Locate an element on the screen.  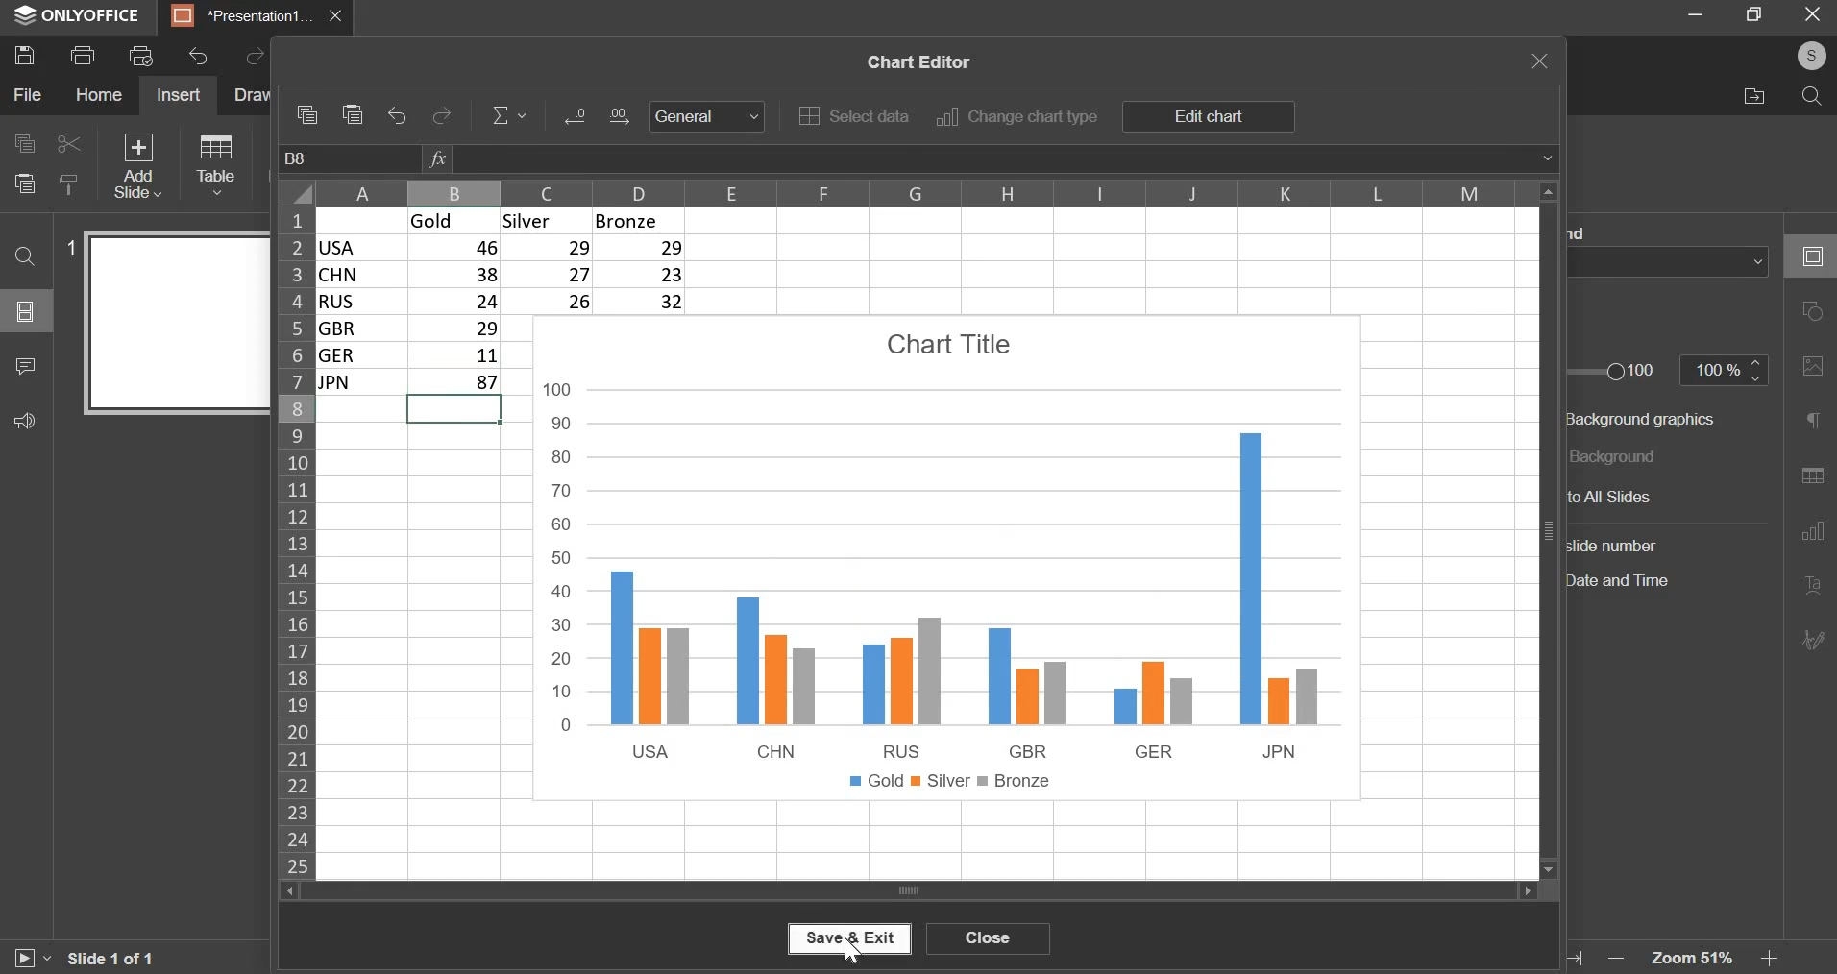
opacity is located at coordinates (1727, 372).